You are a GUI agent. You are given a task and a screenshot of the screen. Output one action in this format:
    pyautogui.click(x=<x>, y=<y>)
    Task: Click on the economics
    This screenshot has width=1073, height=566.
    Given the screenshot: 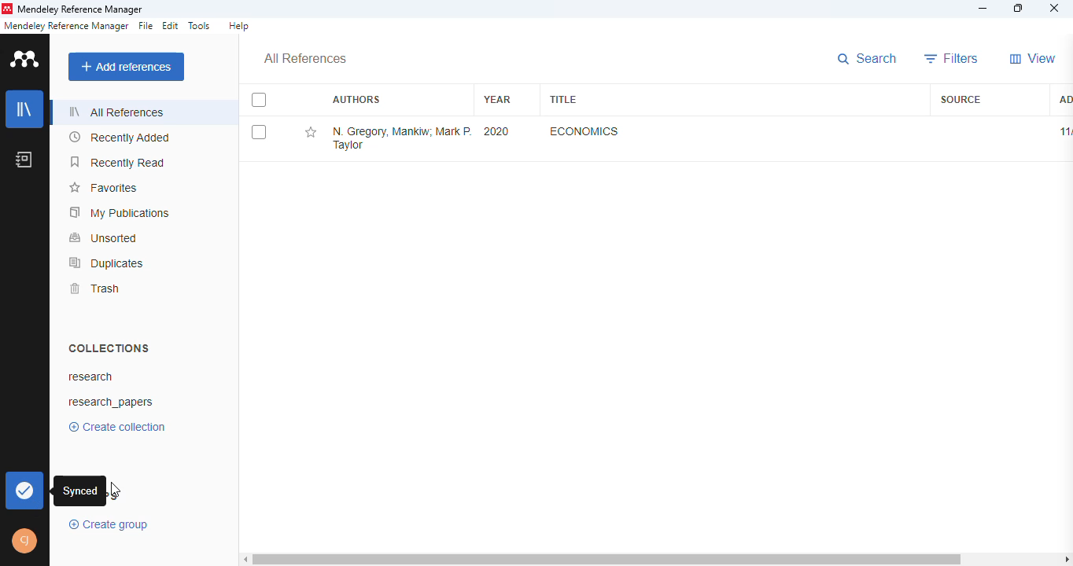 What is the action you would take?
    pyautogui.click(x=584, y=131)
    